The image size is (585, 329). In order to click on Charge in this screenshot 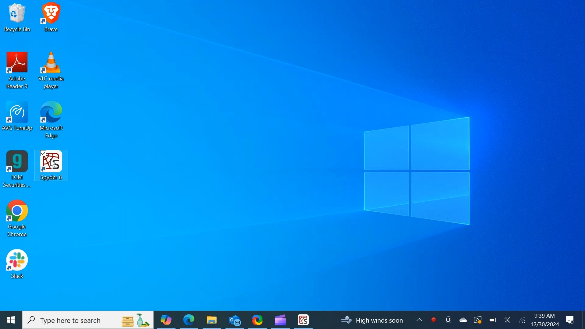, I will do `click(492, 320)`.